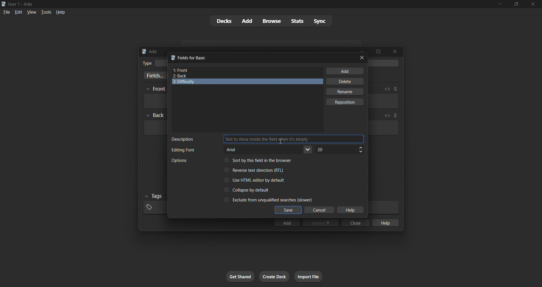 The image size is (542, 287). Describe the element at coordinates (395, 51) in the screenshot. I see `close` at that location.